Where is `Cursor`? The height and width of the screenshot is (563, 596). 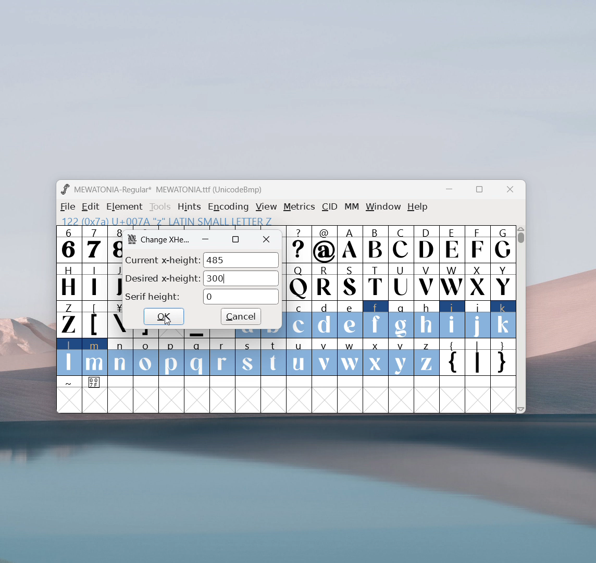
Cursor is located at coordinates (168, 321).